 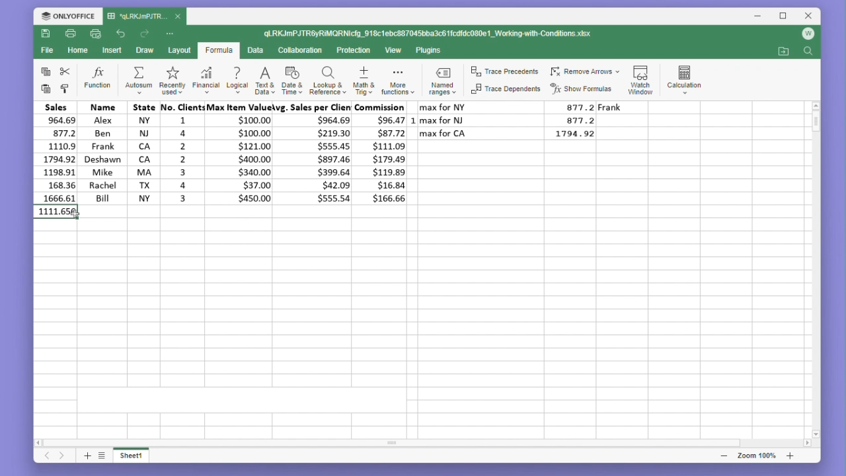 I want to click on Next sheet, so click(x=63, y=457).